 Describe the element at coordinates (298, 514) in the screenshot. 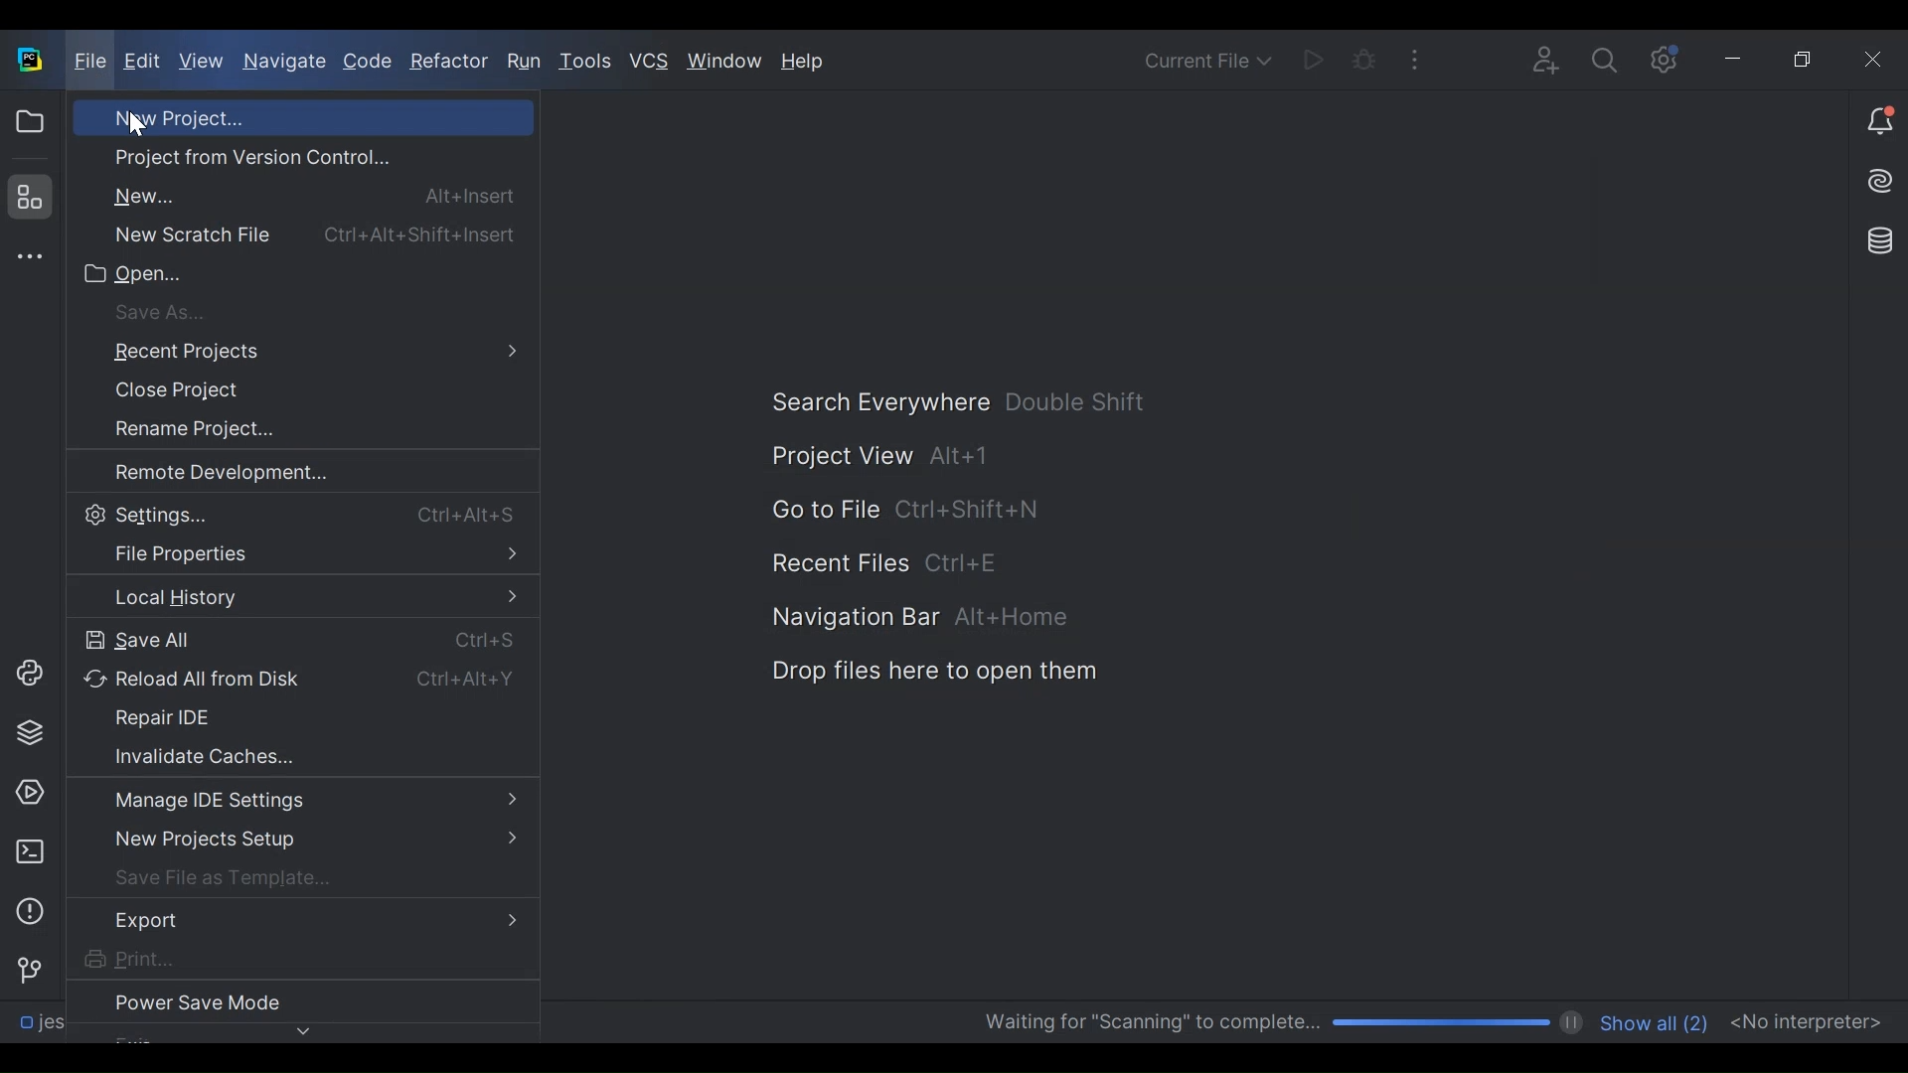

I see `Settings` at that location.